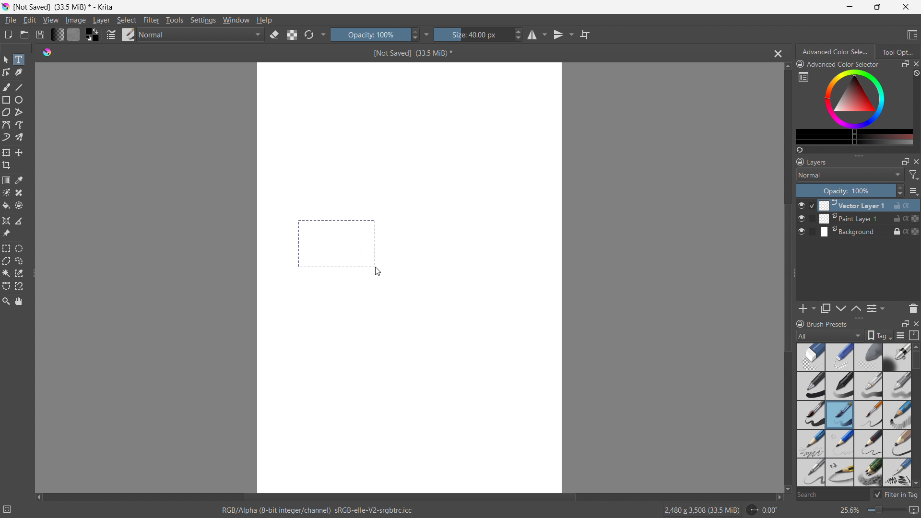  I want to click on blur pencil, so click(897, 385).